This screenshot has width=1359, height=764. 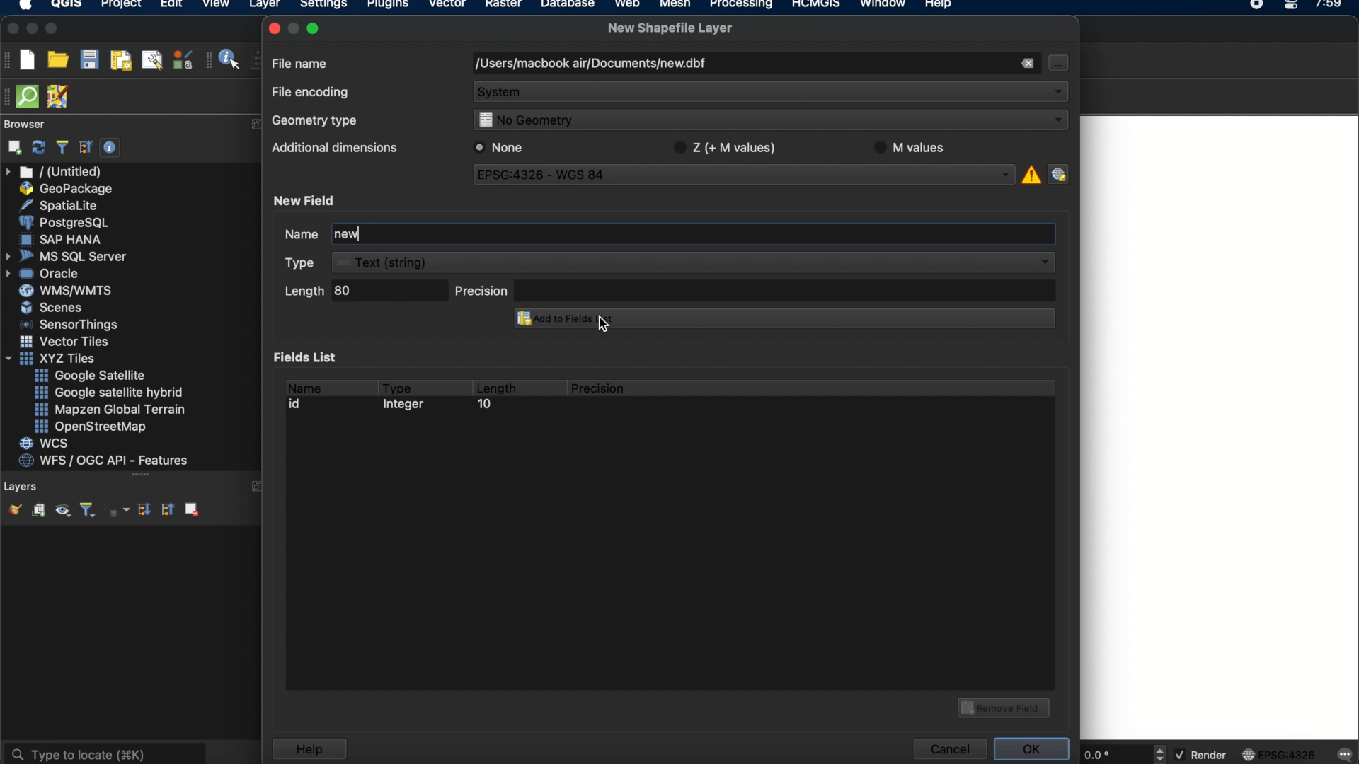 What do you see at coordinates (388, 6) in the screenshot?
I see `plugins` at bounding box center [388, 6].